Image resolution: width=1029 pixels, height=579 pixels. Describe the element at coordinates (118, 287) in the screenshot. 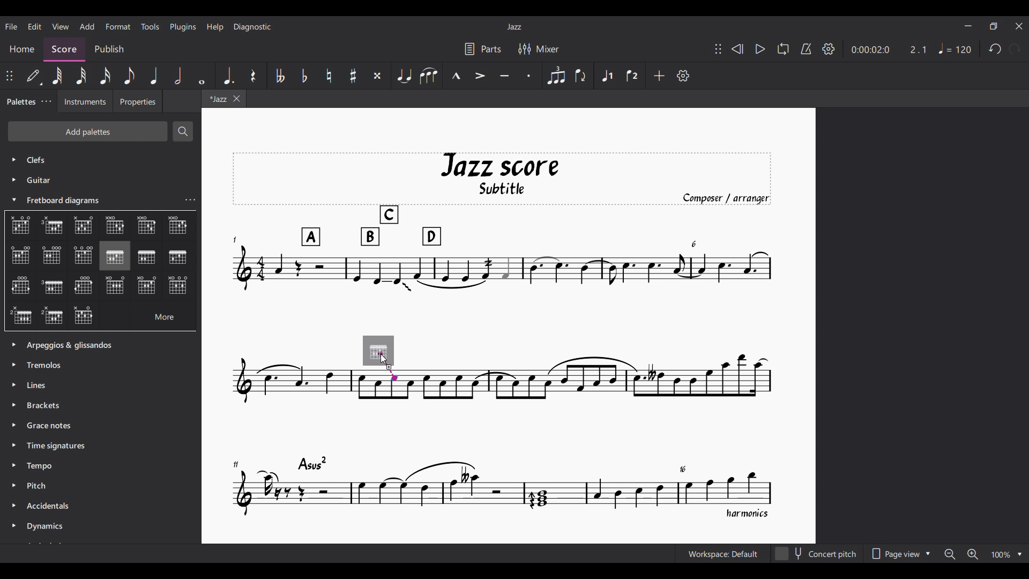

I see `Chart 15` at that location.